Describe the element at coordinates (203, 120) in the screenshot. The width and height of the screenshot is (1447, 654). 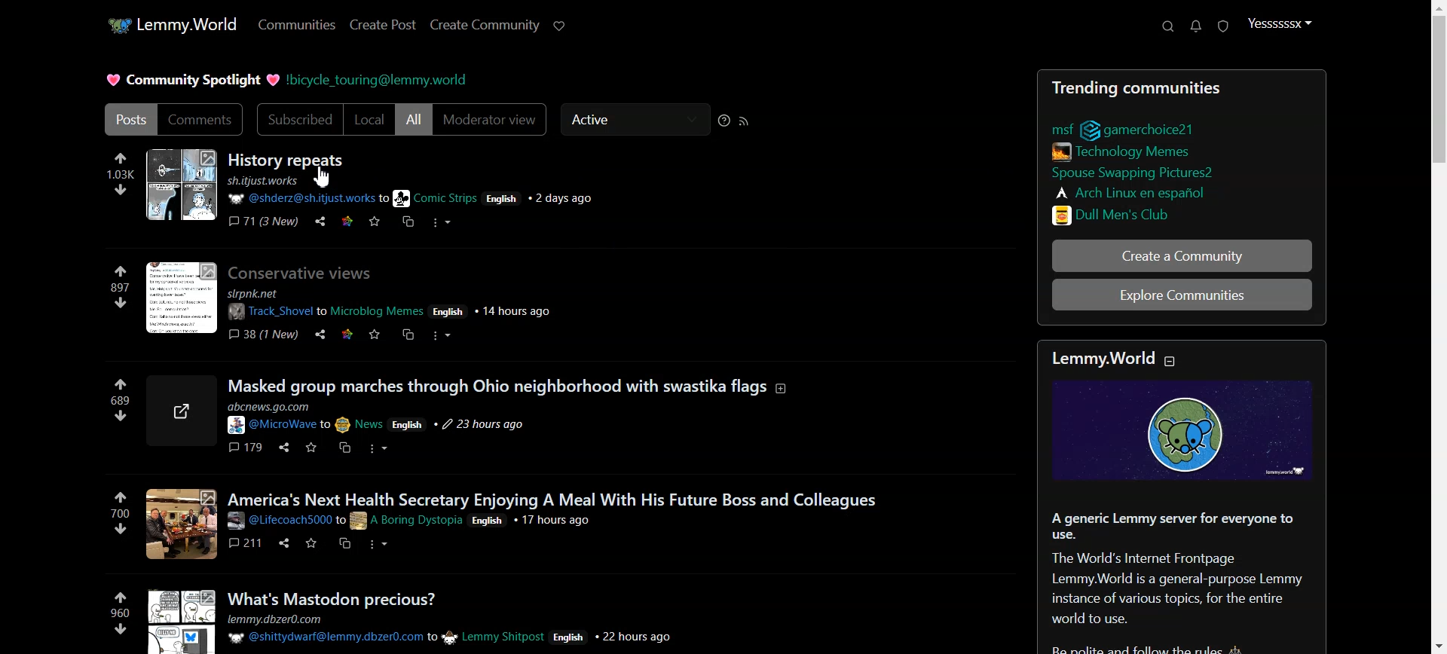
I see `Comments` at that location.